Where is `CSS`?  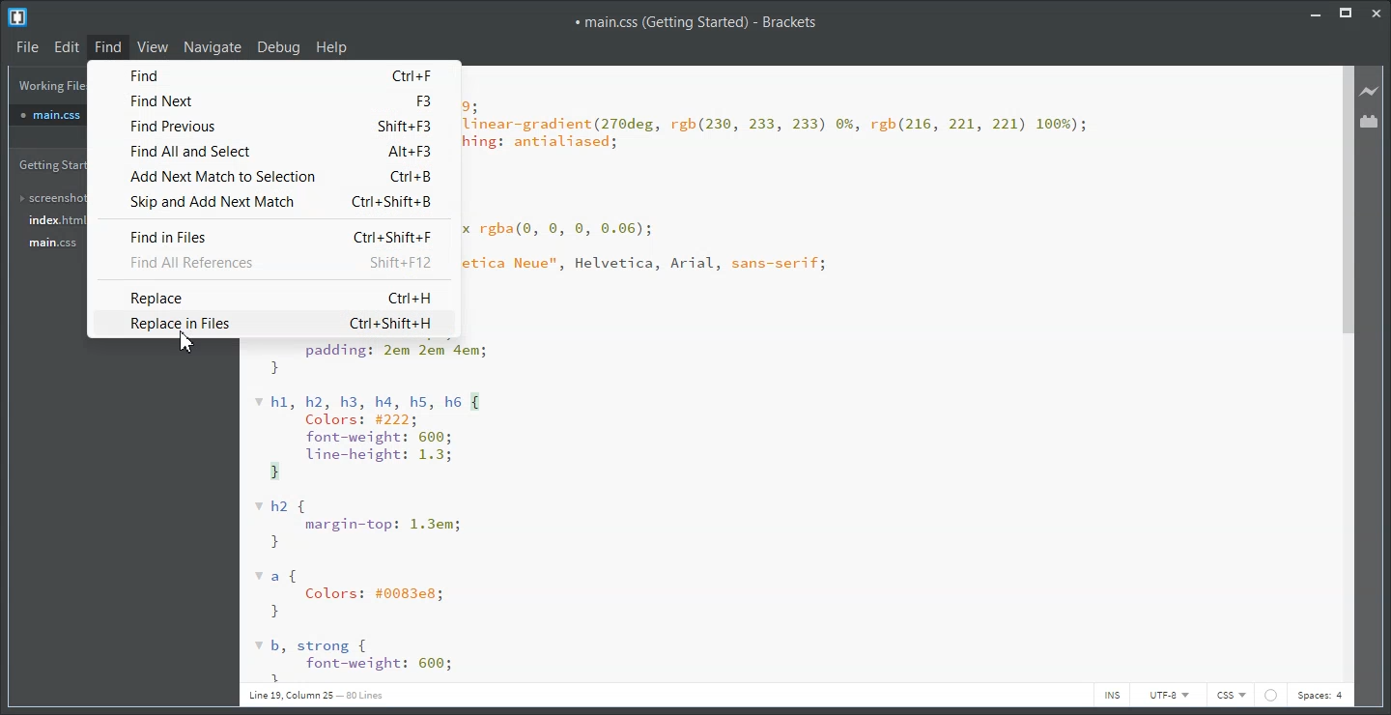
CSS is located at coordinates (1231, 696).